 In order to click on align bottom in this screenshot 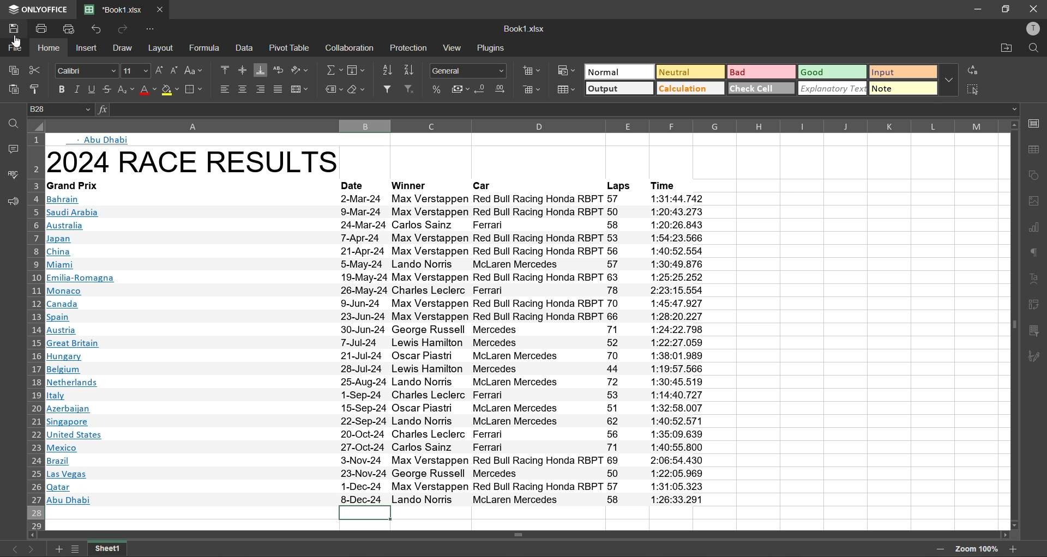, I will do `click(261, 70)`.